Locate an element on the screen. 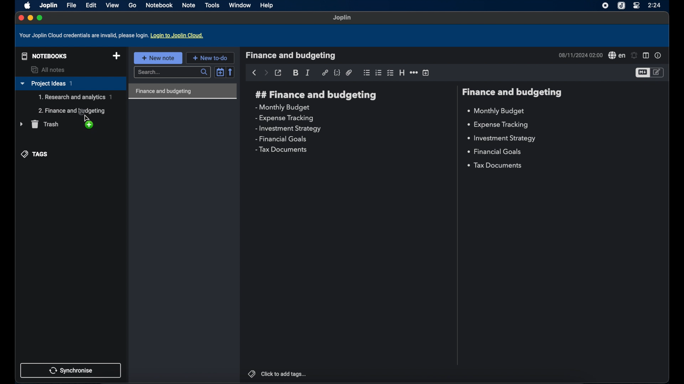 The image size is (684, 384). minimize is located at coordinates (30, 18).